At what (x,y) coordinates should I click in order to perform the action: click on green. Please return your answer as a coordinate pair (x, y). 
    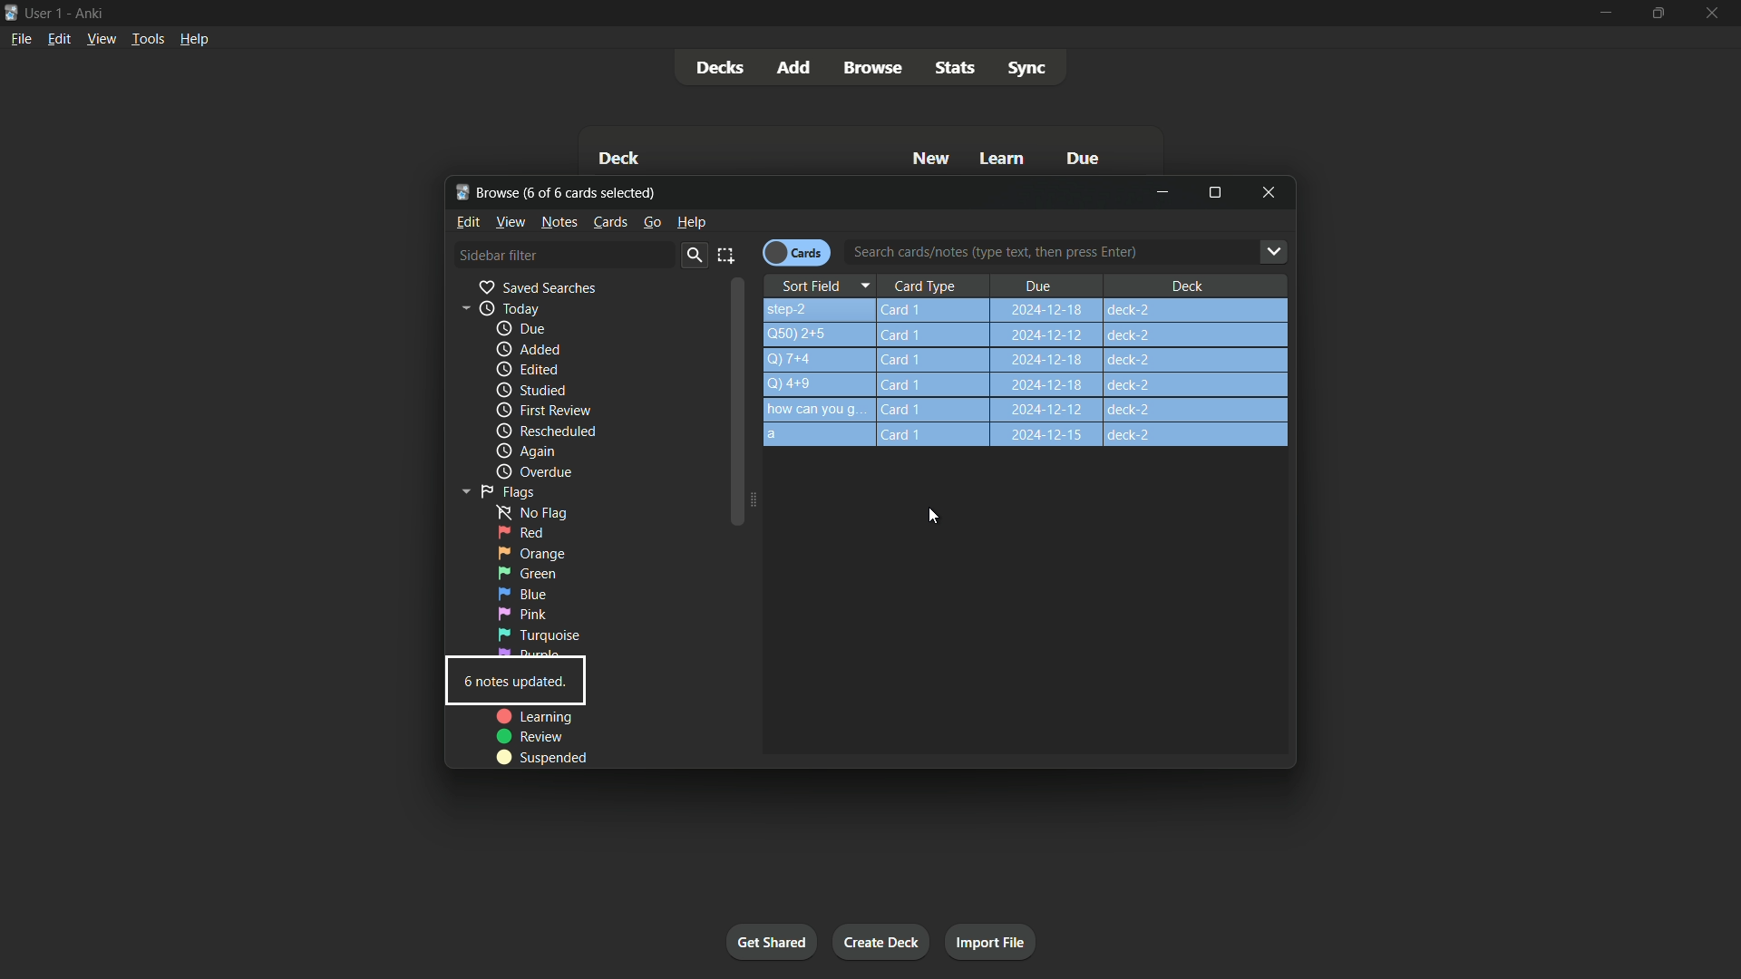
    Looking at the image, I should click on (527, 574).